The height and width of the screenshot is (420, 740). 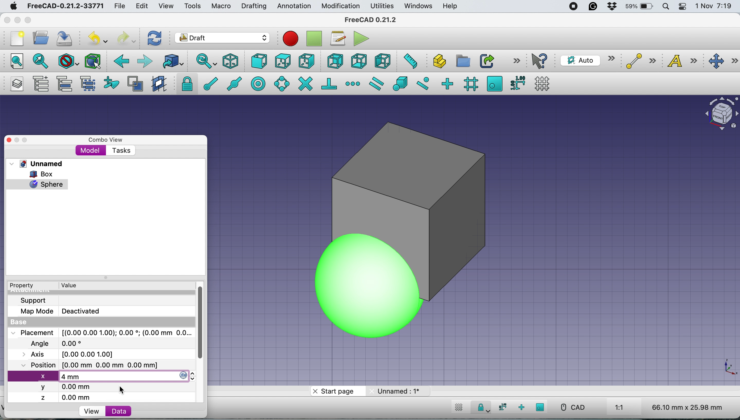 I want to click on angle, so click(x=59, y=344).